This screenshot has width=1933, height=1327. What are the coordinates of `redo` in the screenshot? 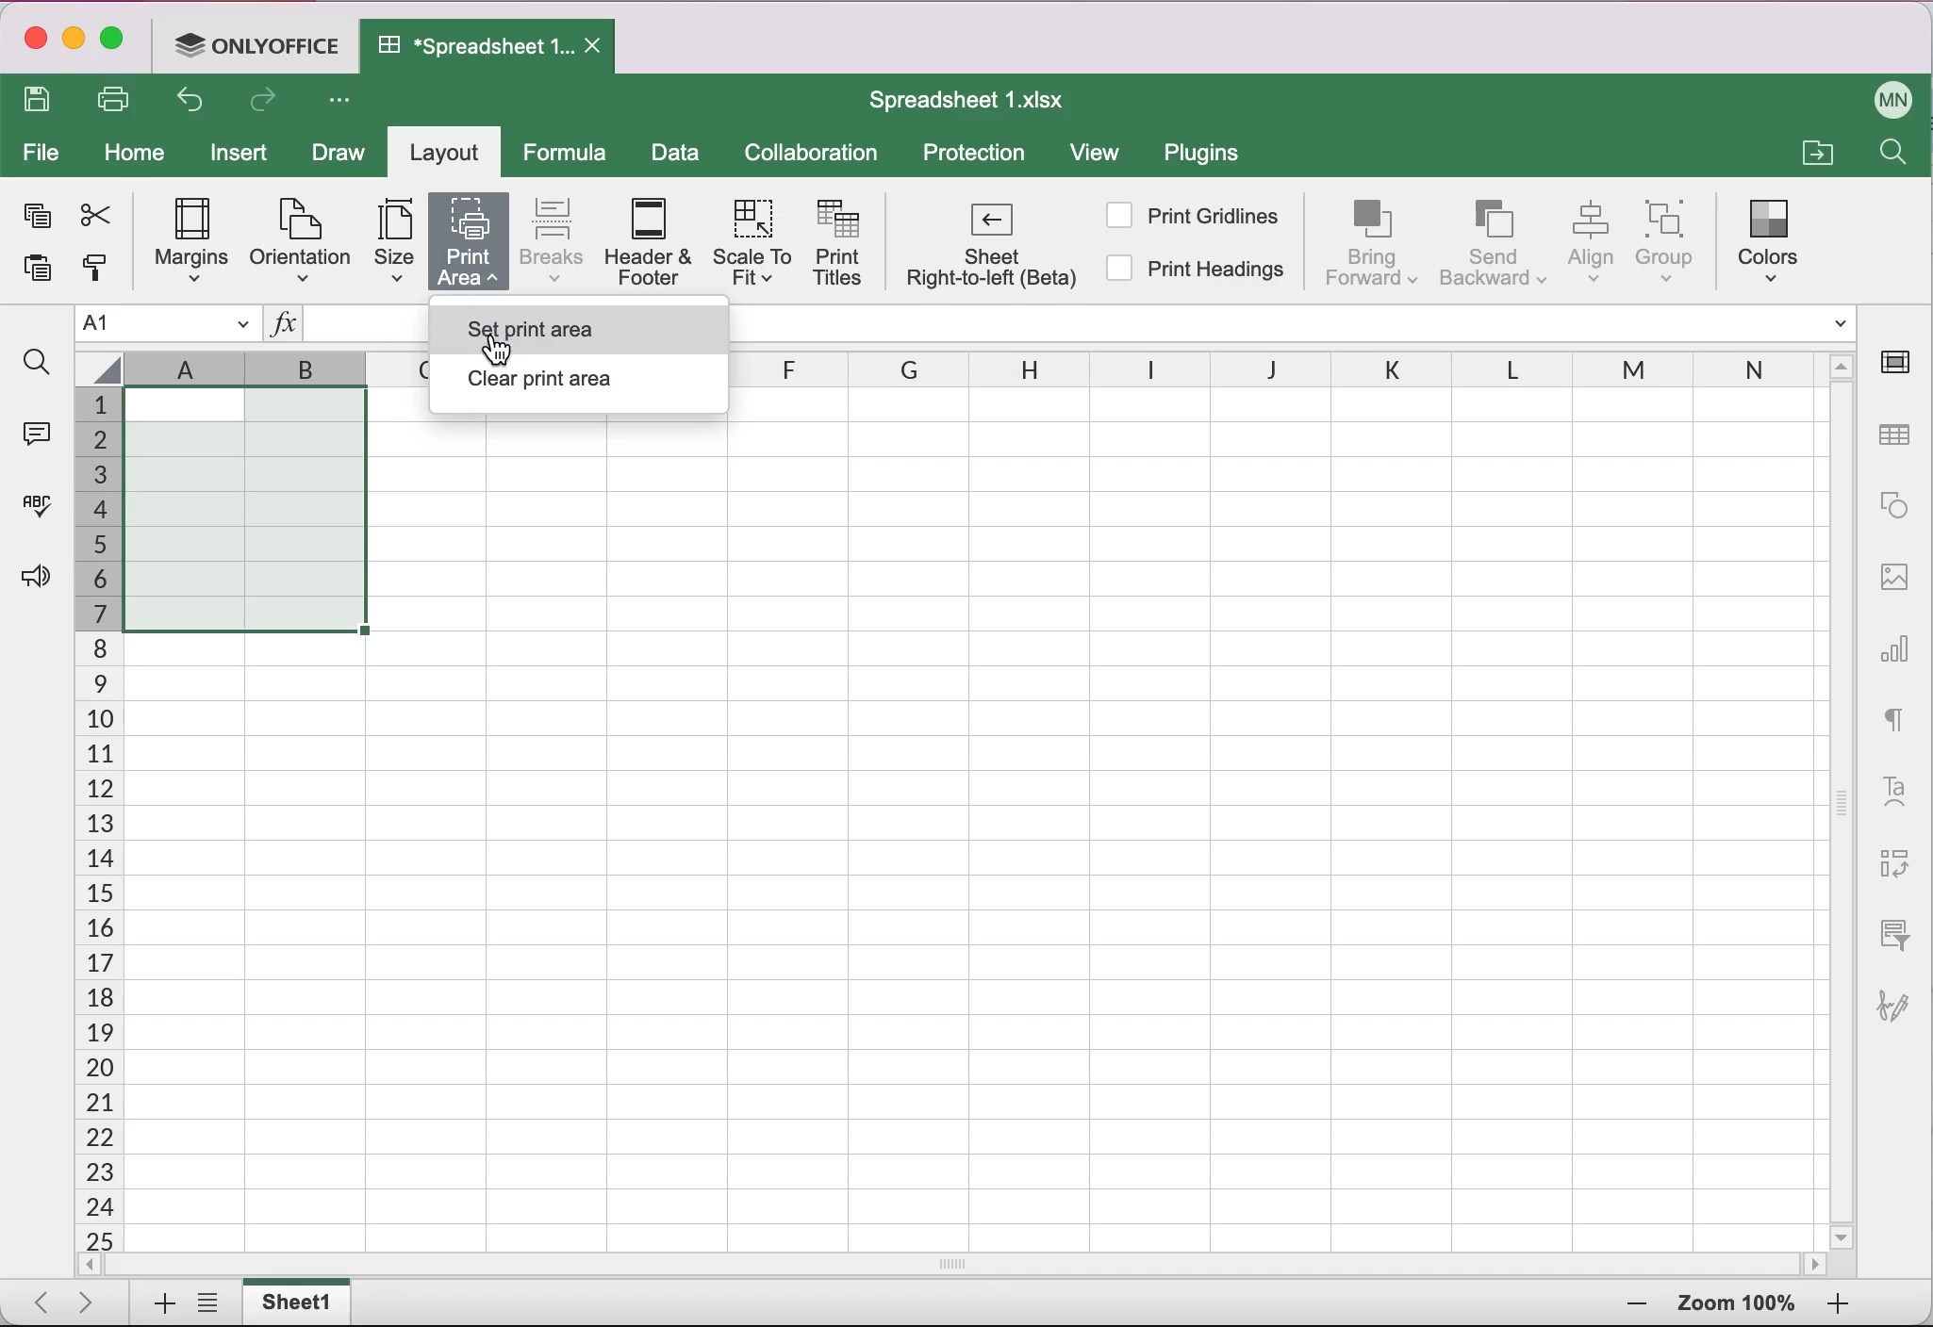 It's located at (268, 105).